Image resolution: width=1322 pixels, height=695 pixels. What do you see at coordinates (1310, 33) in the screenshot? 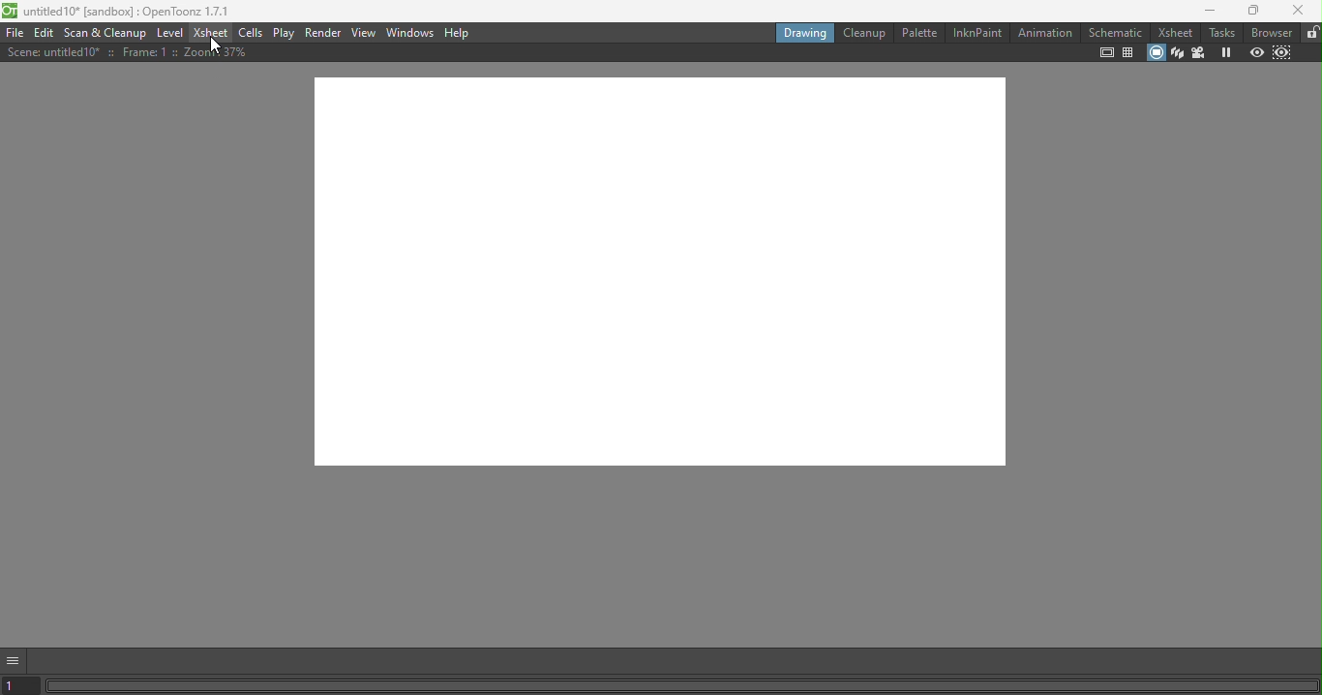
I see `Lock rooms tab` at bounding box center [1310, 33].